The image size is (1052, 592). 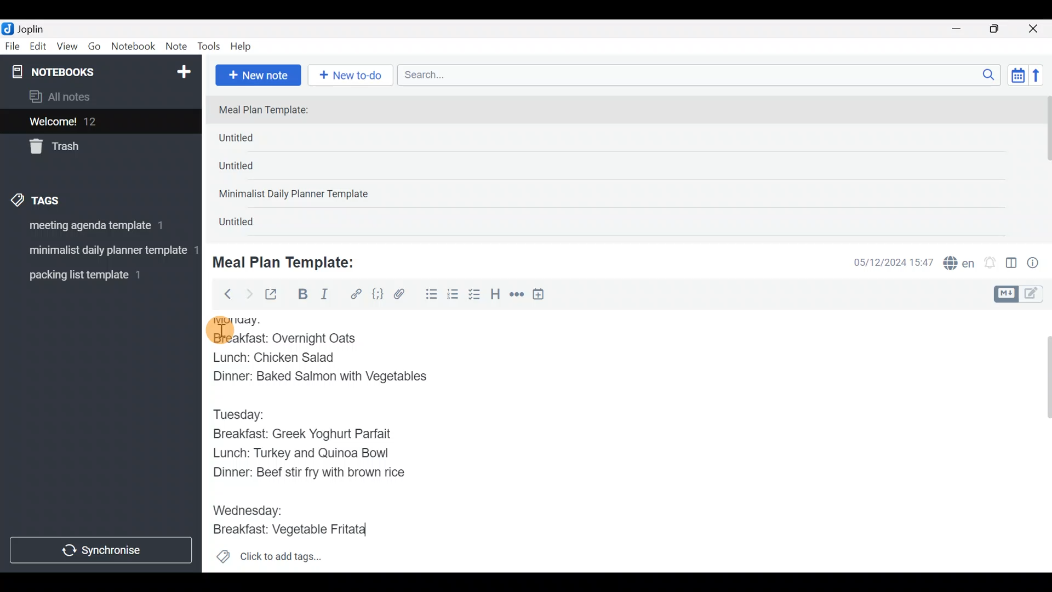 I want to click on Forward, so click(x=249, y=294).